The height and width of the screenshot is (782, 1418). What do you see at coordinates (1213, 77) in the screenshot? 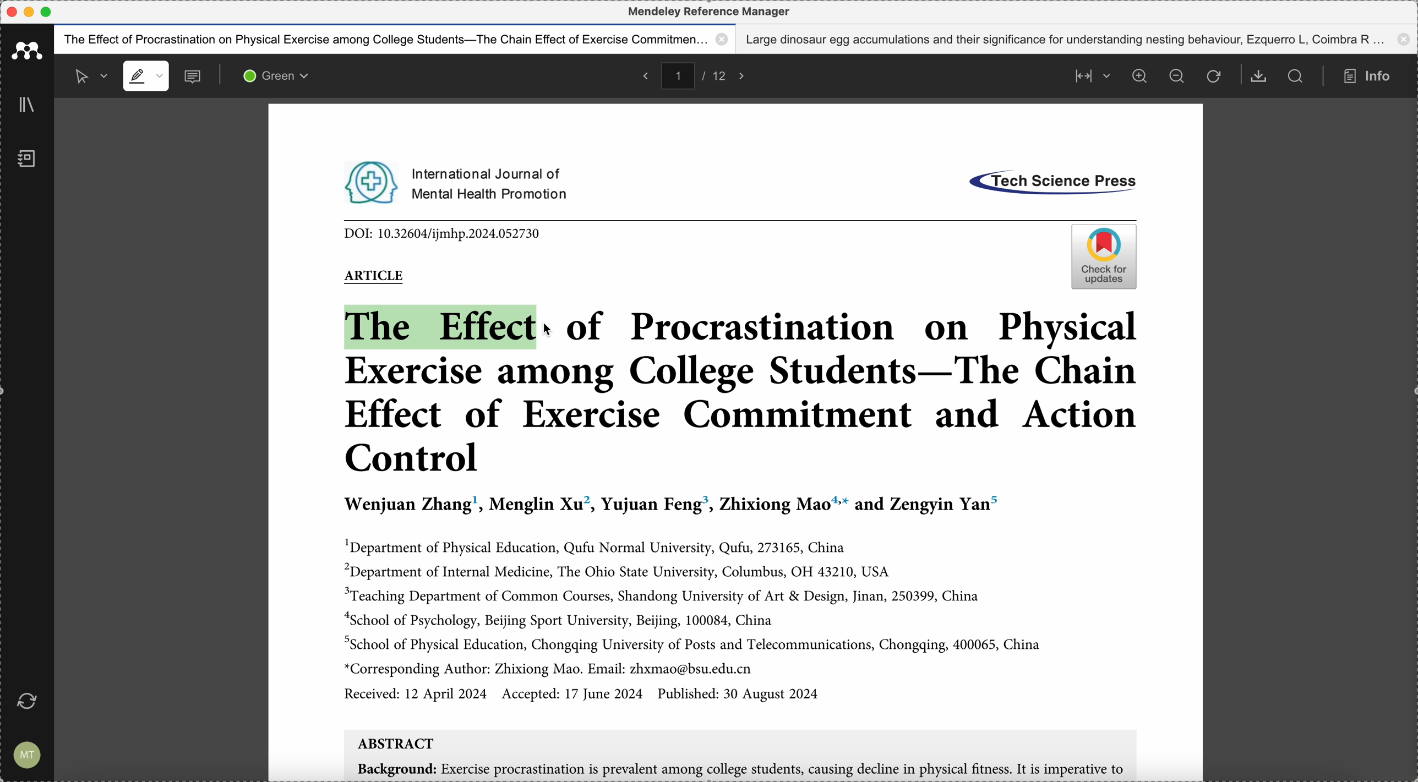
I see `refresh the page` at bounding box center [1213, 77].